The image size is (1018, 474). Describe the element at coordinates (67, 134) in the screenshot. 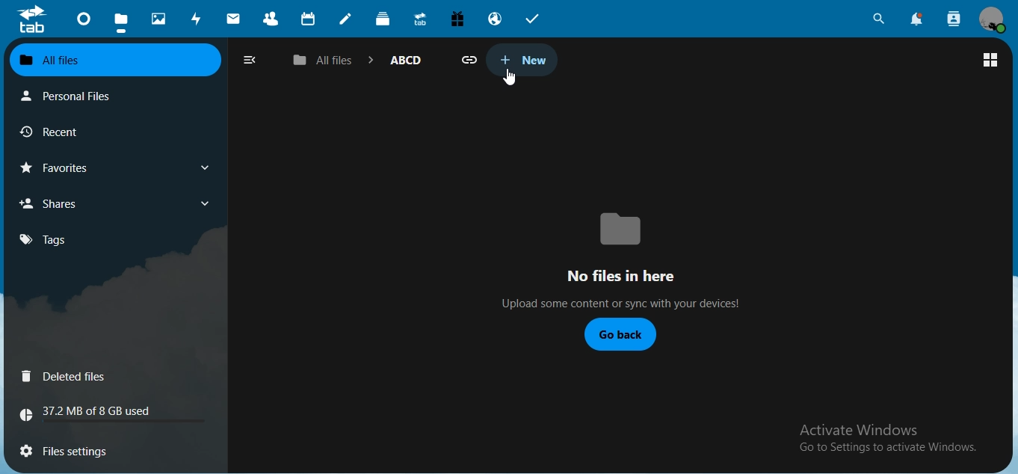

I see `reccent` at that location.